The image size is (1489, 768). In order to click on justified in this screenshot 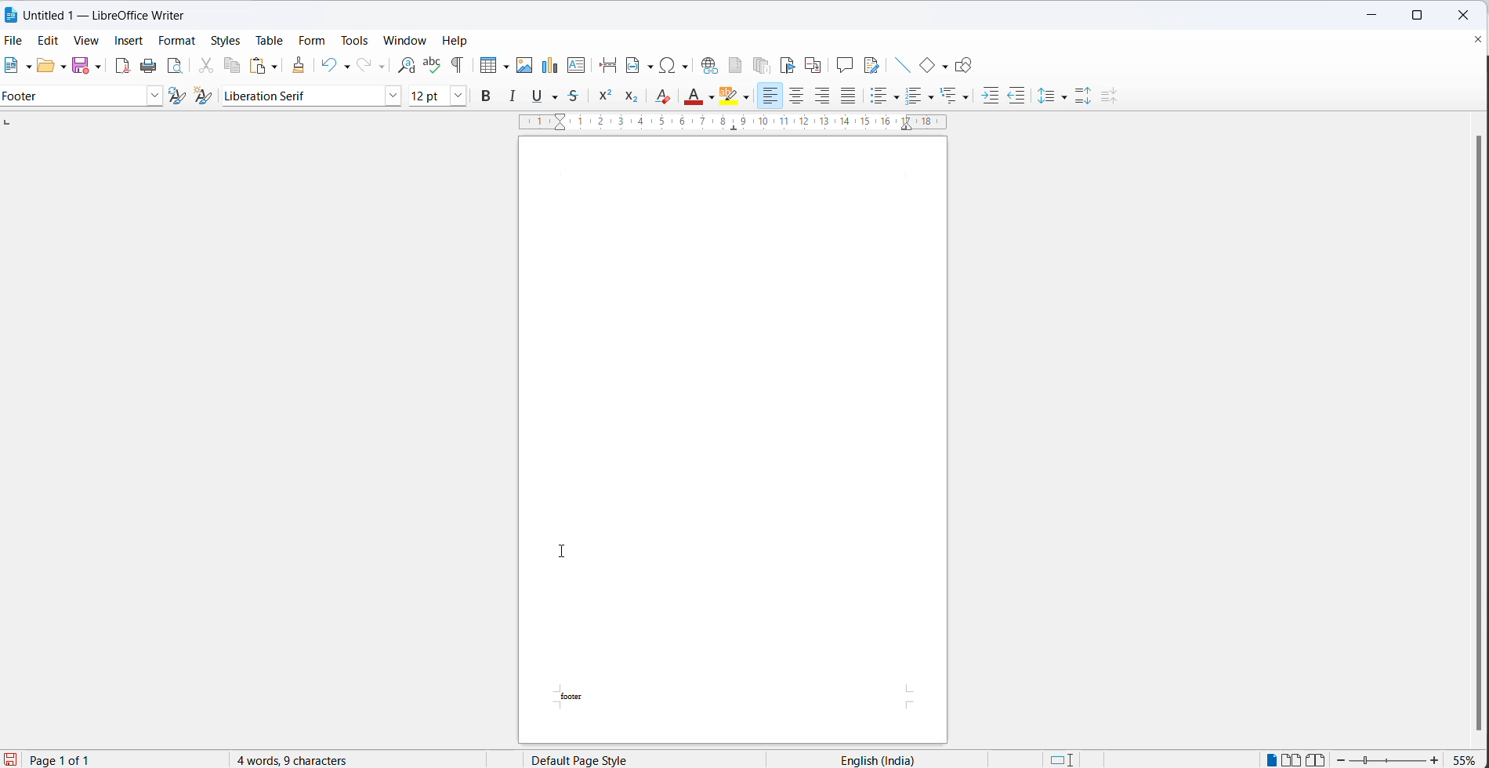, I will do `click(850, 96)`.